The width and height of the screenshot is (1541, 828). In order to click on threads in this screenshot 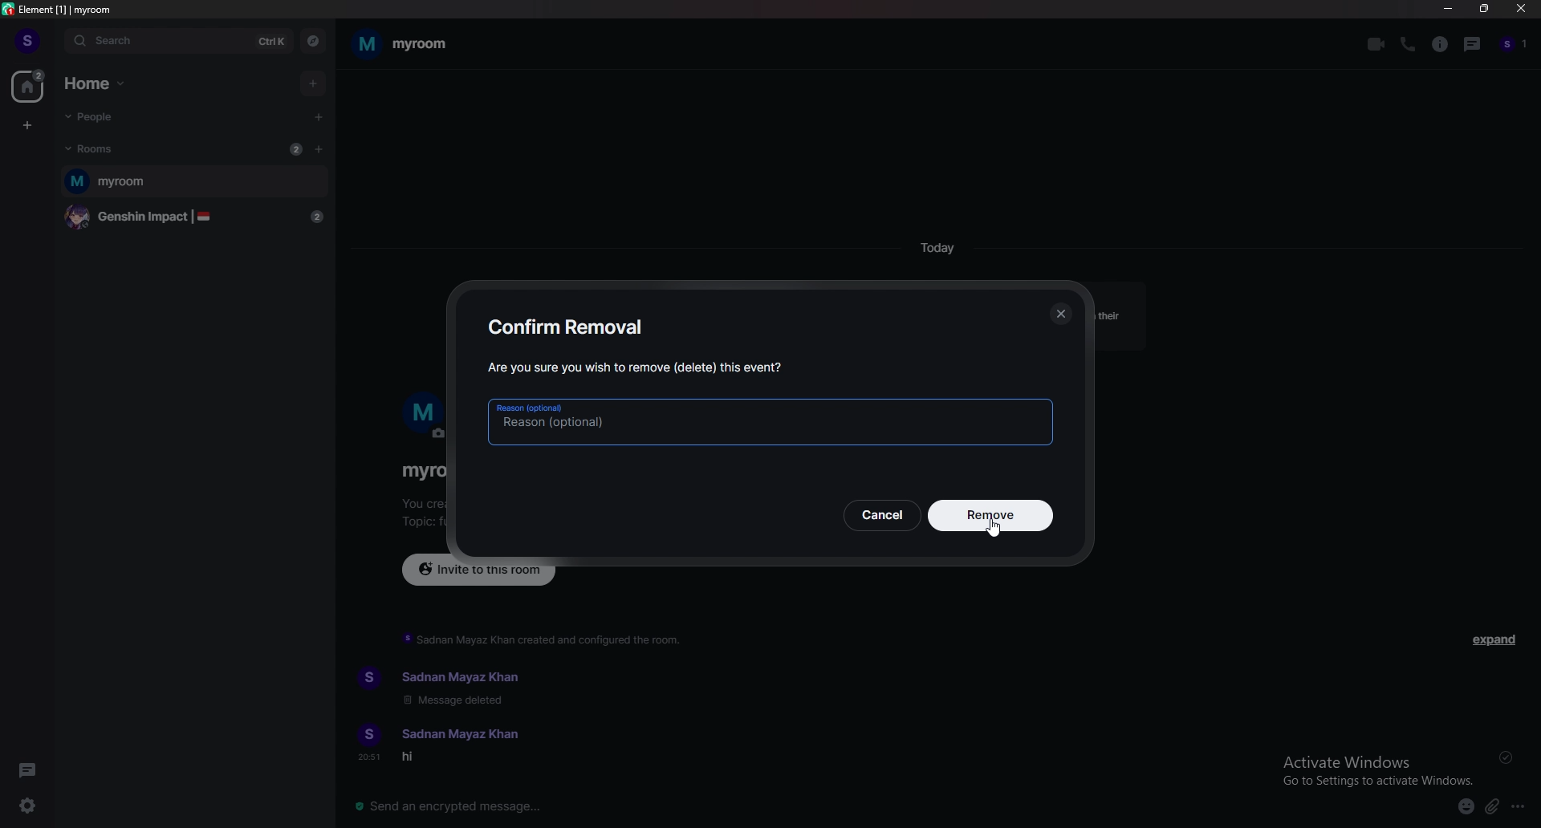, I will do `click(1474, 43)`.